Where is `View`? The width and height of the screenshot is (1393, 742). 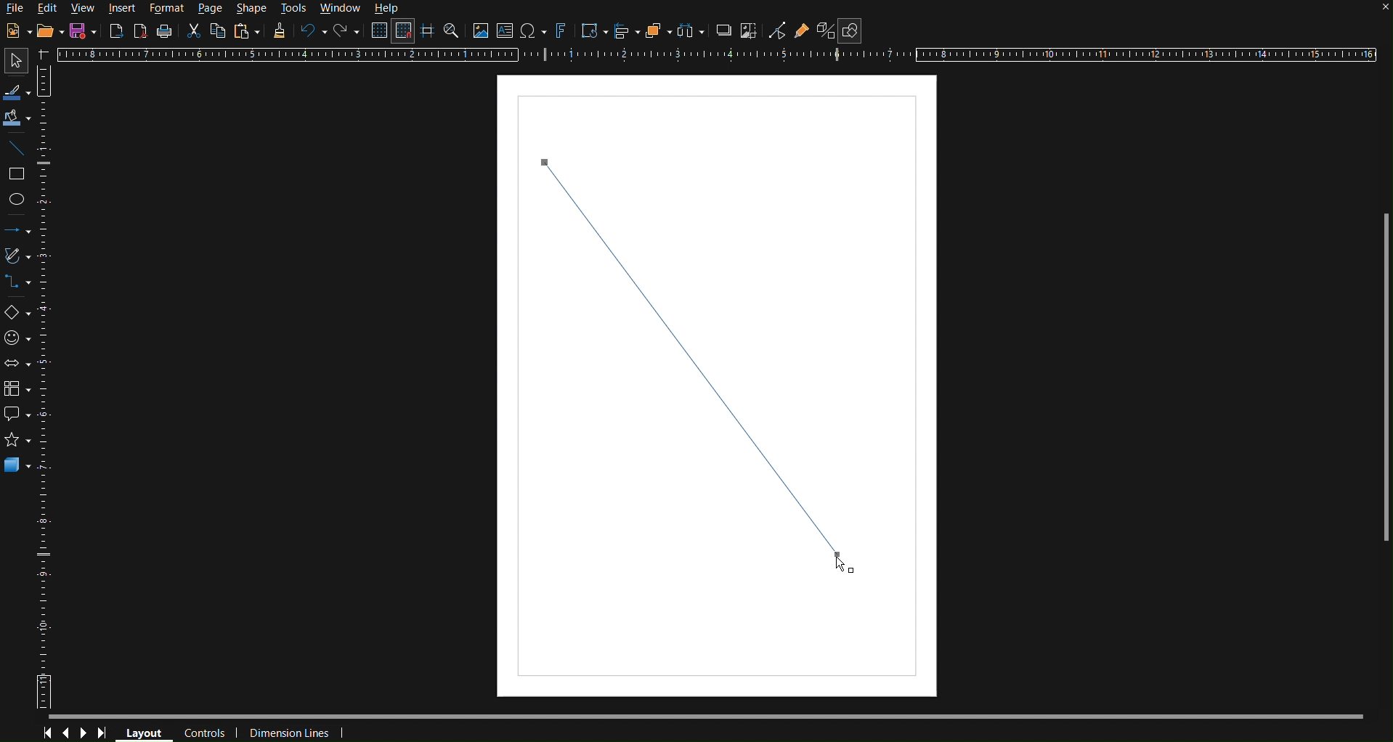 View is located at coordinates (84, 8).